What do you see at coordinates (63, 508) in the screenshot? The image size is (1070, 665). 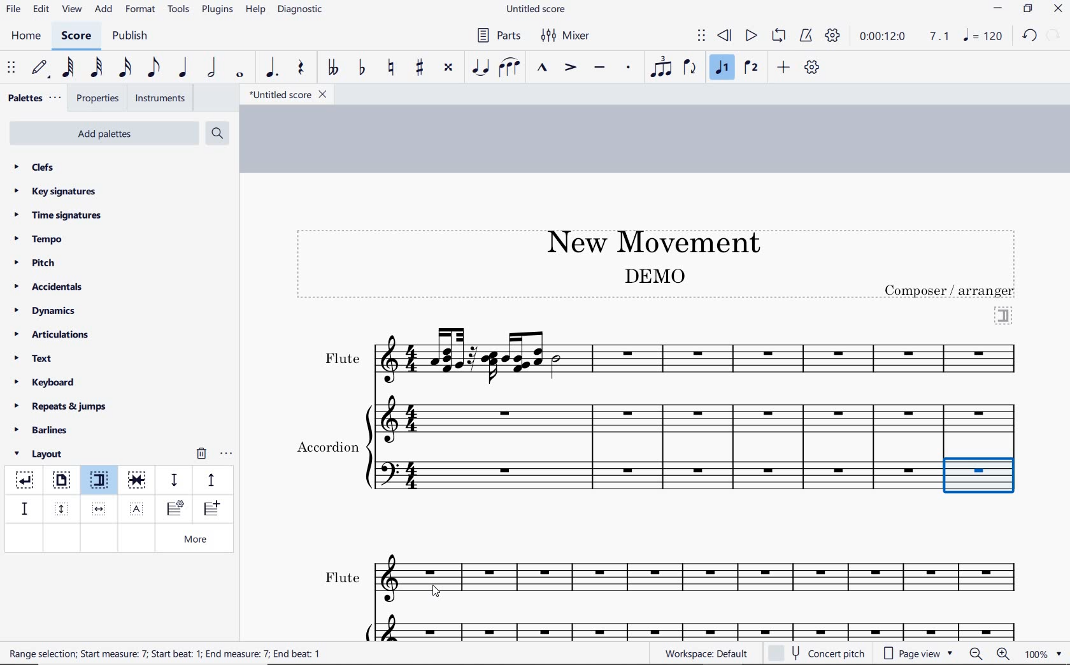 I see `insert vertical frame` at bounding box center [63, 508].